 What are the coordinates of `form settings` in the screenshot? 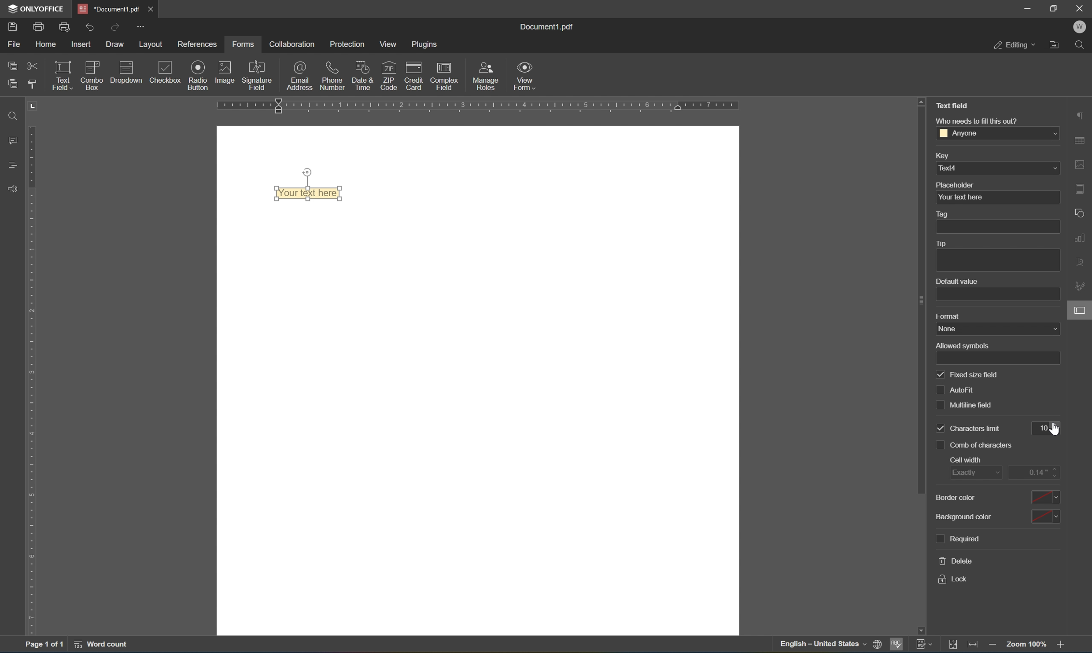 It's located at (1044, 330).